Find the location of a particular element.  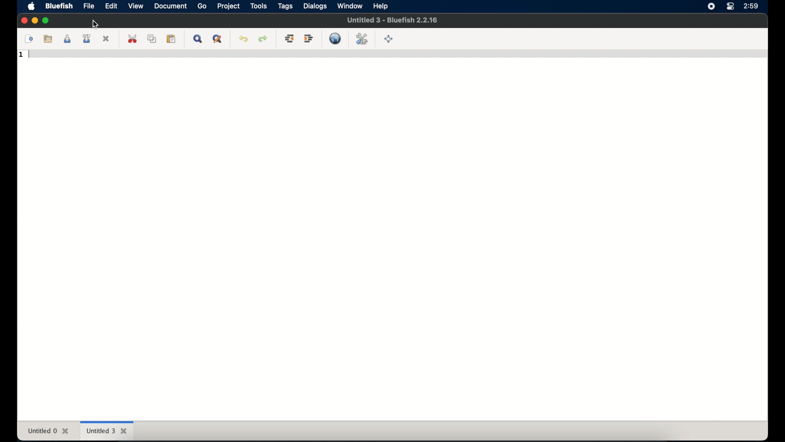

tools is located at coordinates (258, 6).